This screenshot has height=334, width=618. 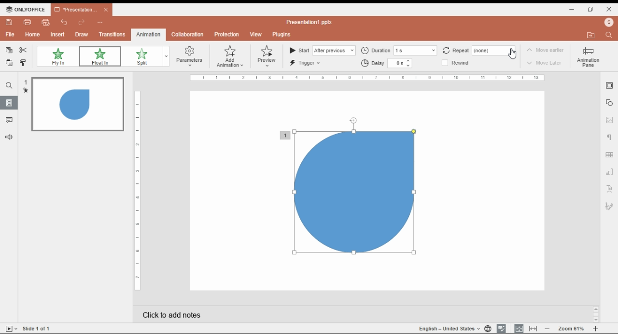 What do you see at coordinates (283, 35) in the screenshot?
I see `plugins` at bounding box center [283, 35].